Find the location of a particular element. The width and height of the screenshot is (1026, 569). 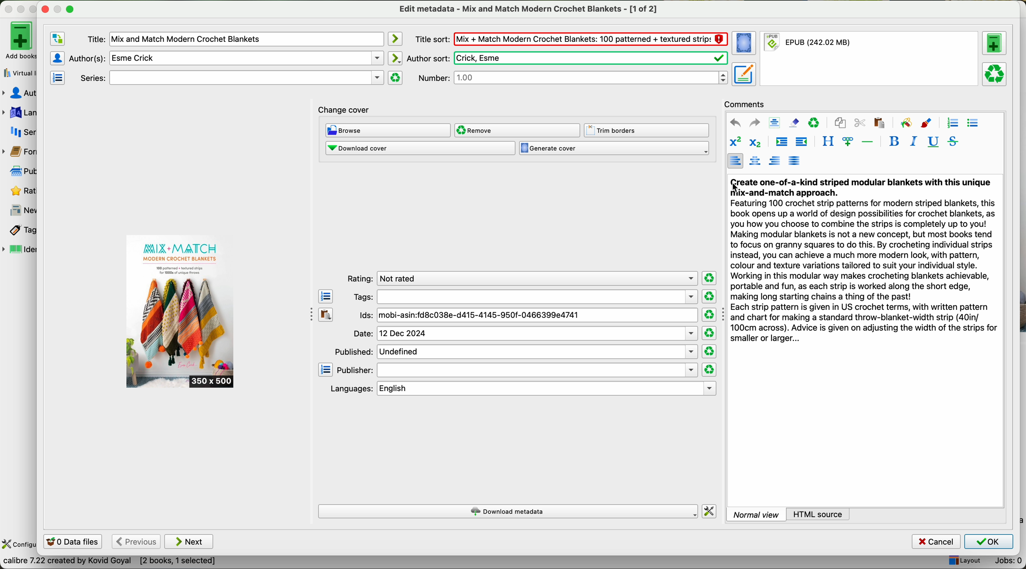

remove the selected format from this book is located at coordinates (996, 73).